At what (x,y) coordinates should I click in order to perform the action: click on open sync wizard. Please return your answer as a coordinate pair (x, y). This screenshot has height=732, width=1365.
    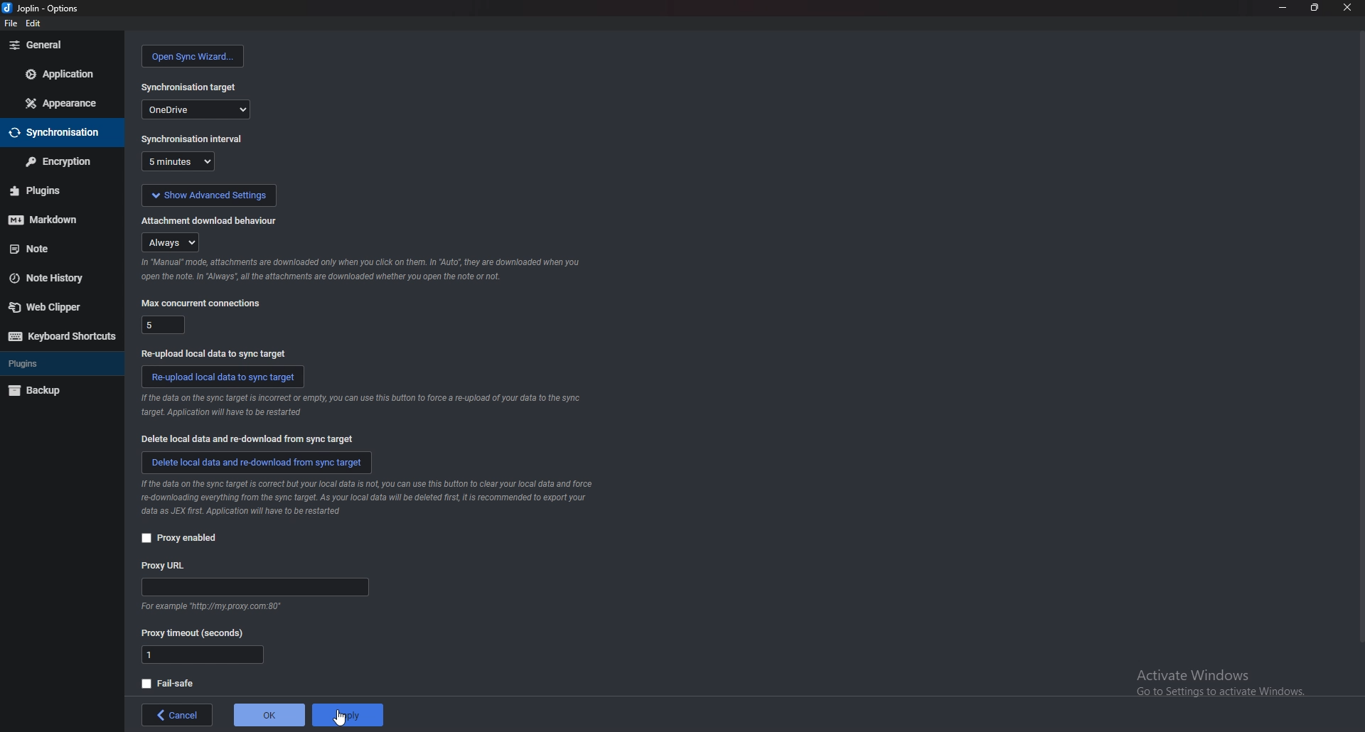
    Looking at the image, I should click on (191, 56).